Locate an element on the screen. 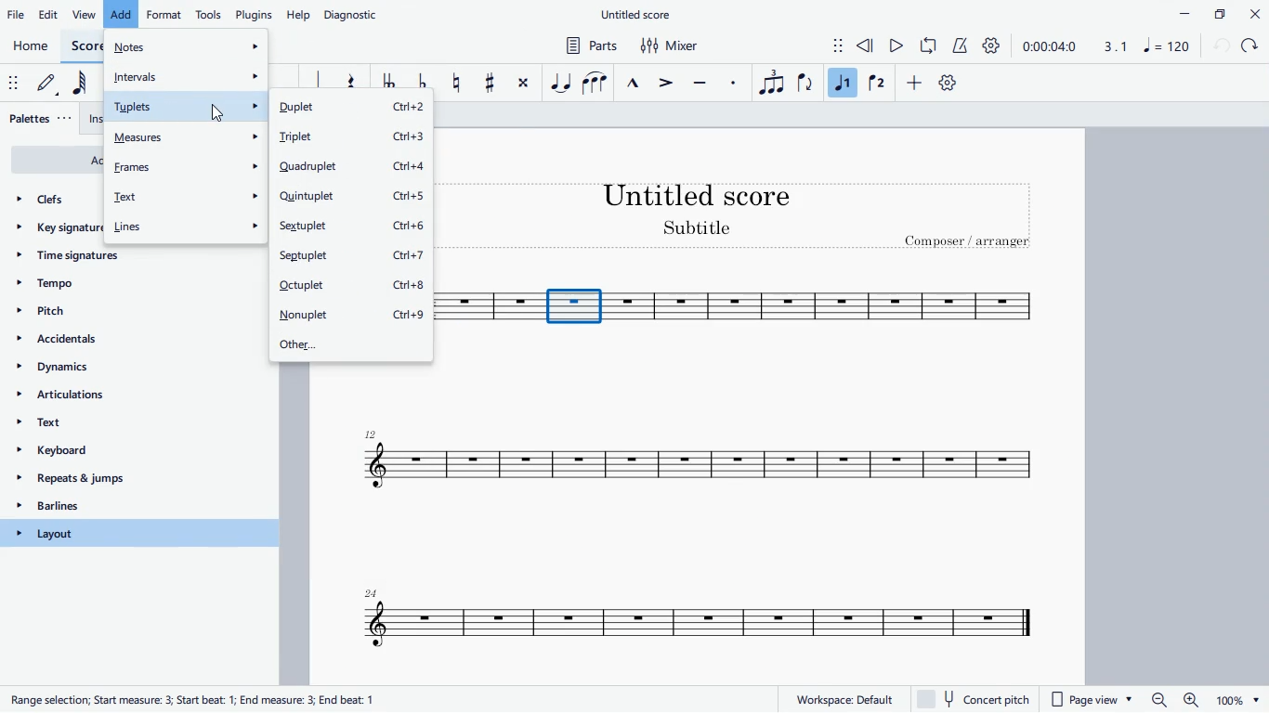 The width and height of the screenshot is (1269, 713). sextuplet is located at coordinates (354, 229).